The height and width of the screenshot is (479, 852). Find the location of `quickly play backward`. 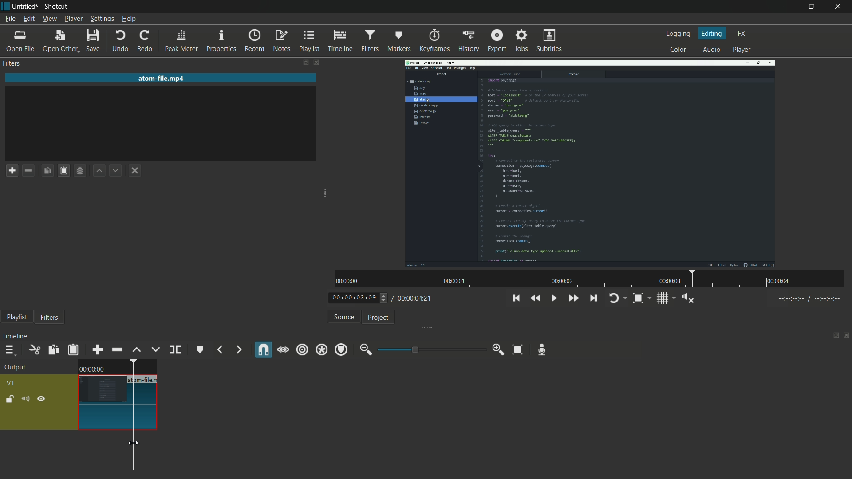

quickly play backward is located at coordinates (536, 299).